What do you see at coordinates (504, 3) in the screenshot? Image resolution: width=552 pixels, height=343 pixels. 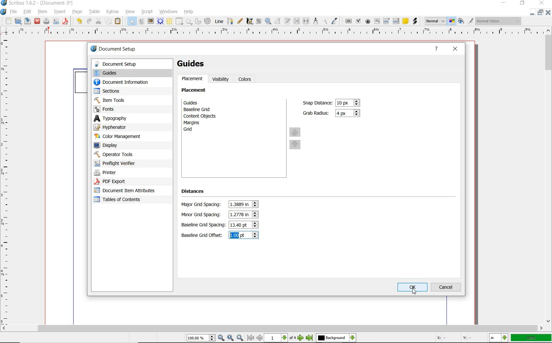 I see `minimize` at bounding box center [504, 3].